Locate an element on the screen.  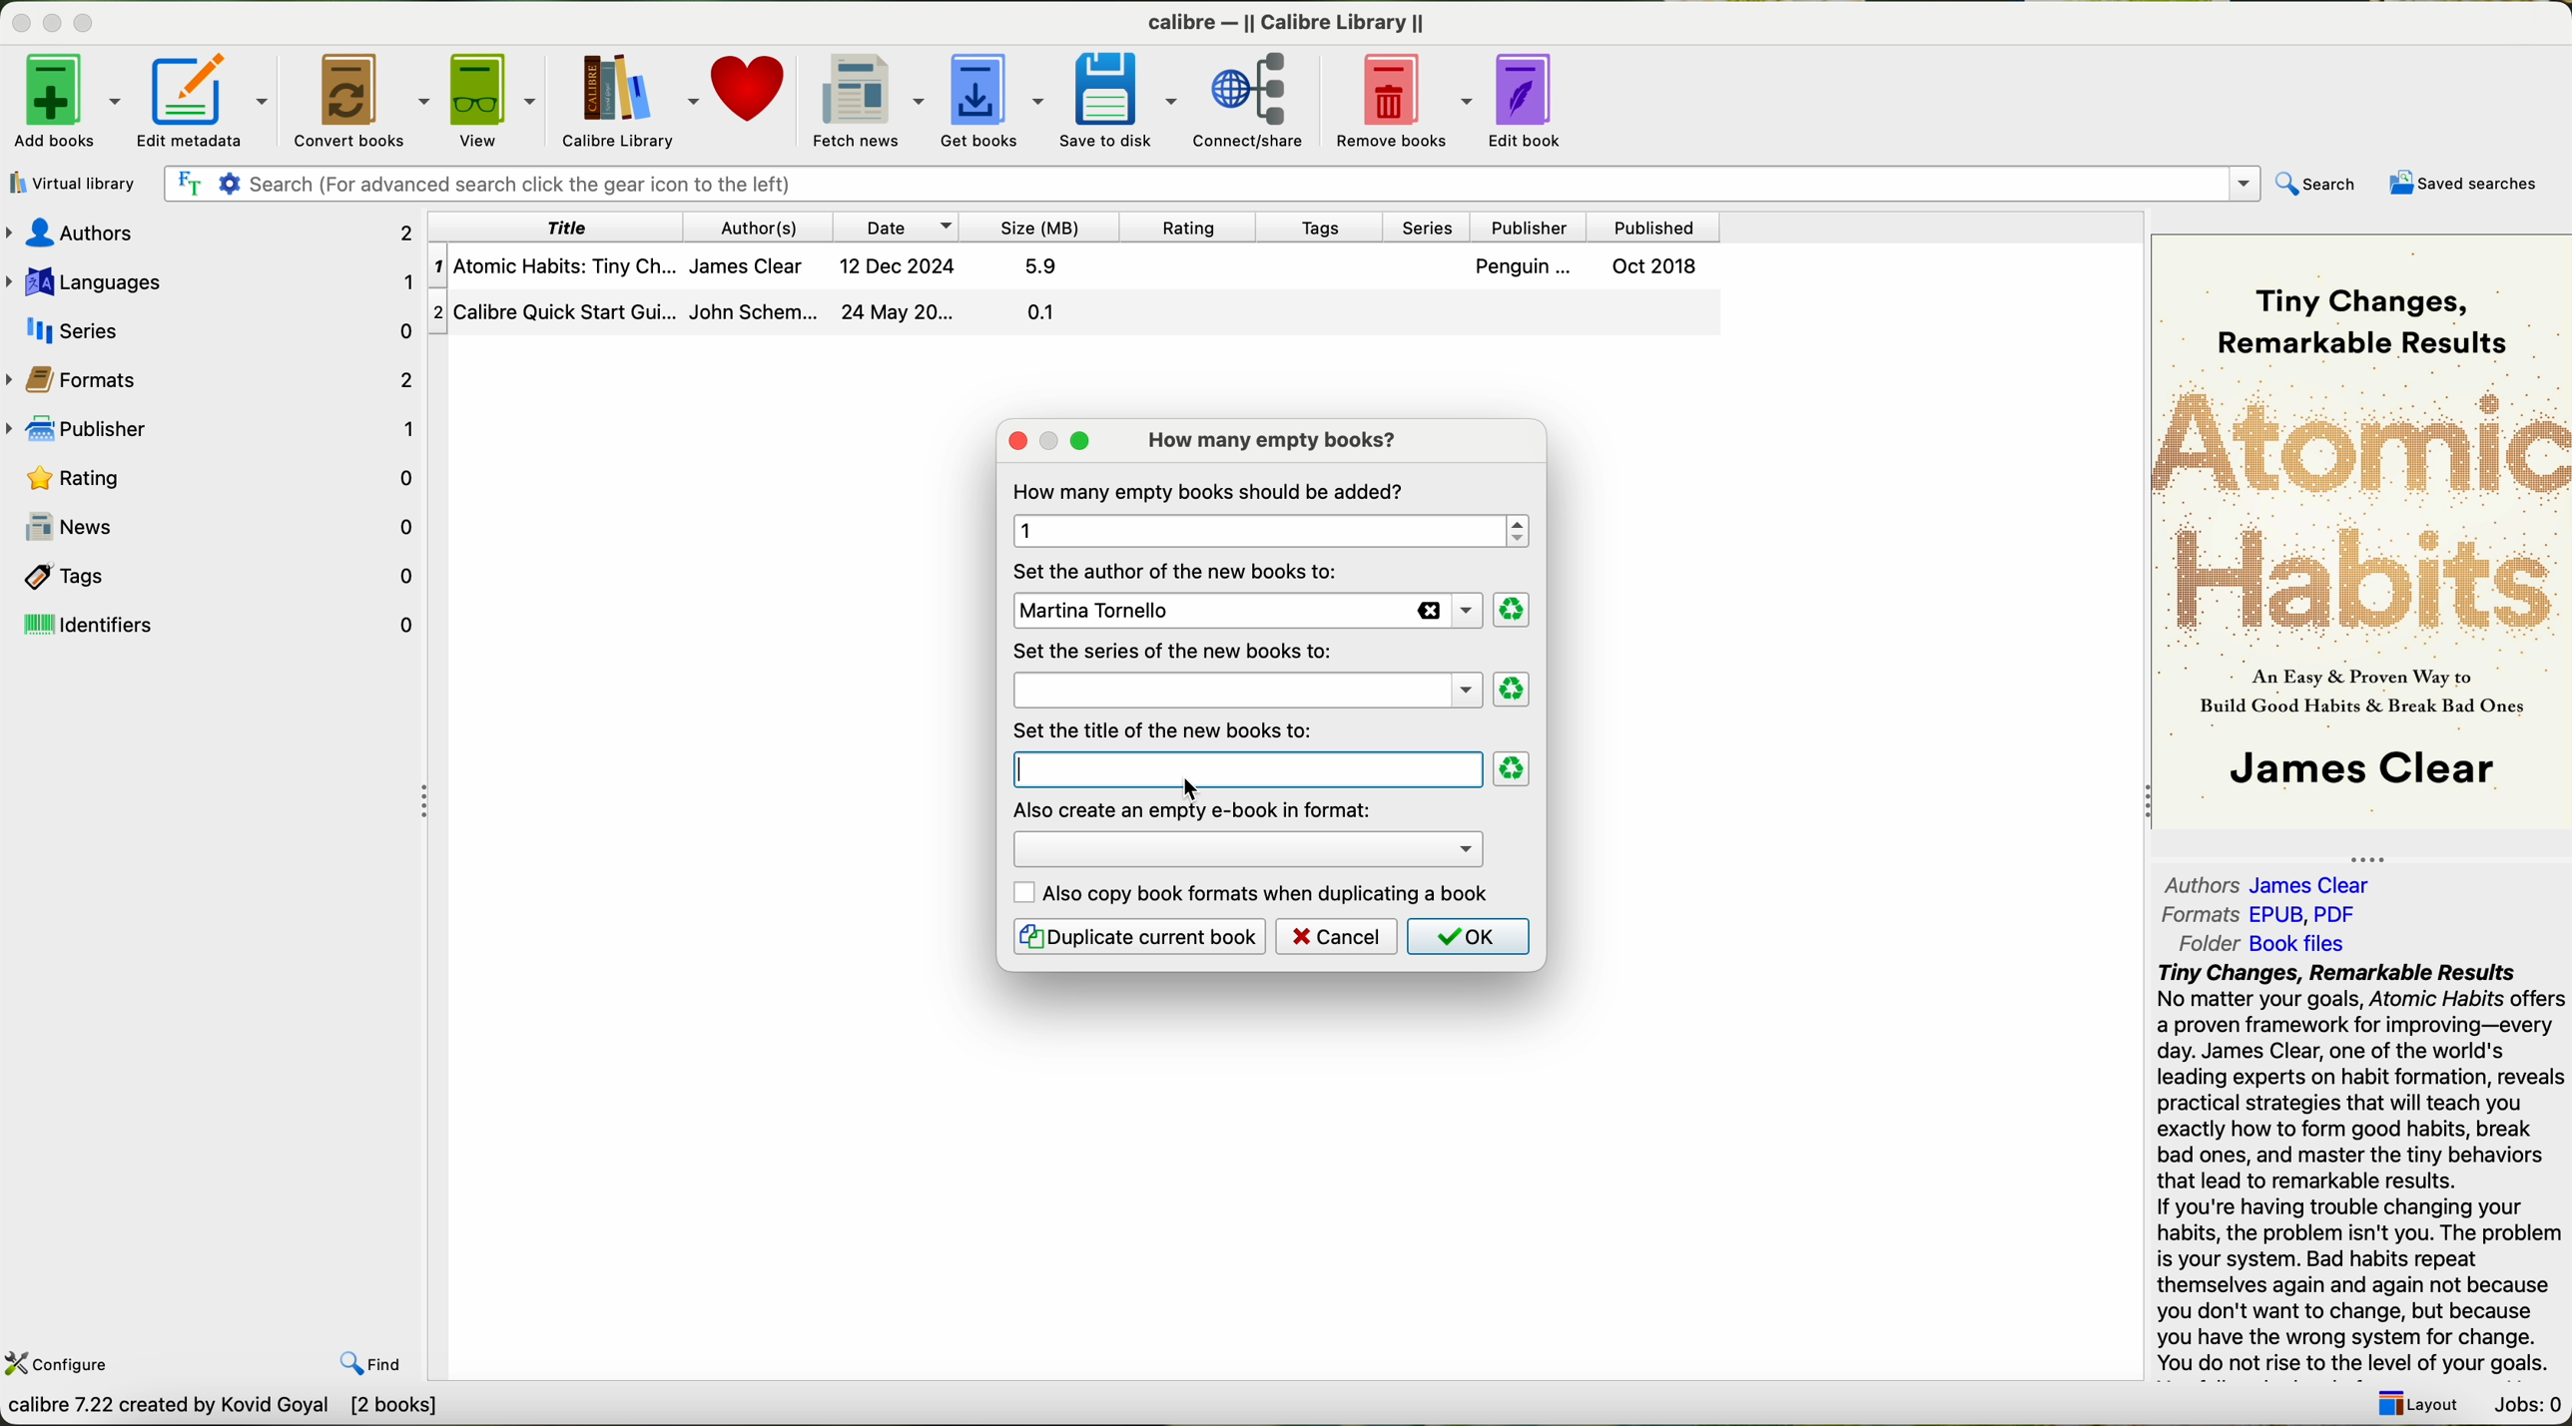
cancel button is located at coordinates (1337, 936).